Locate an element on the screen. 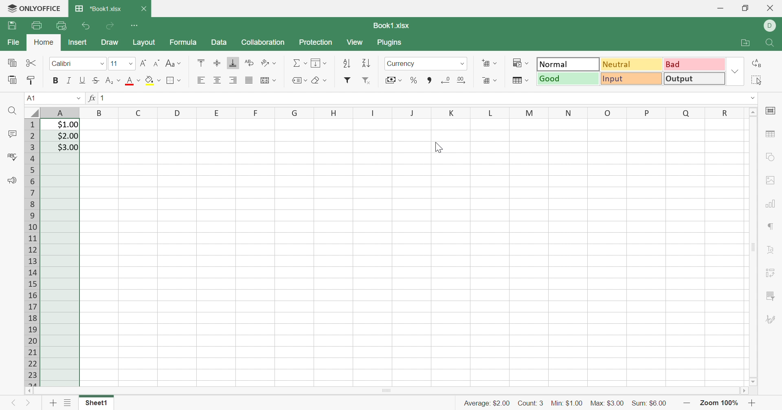 The height and width of the screenshot is (410, 782). Increase decimal is located at coordinates (461, 79).